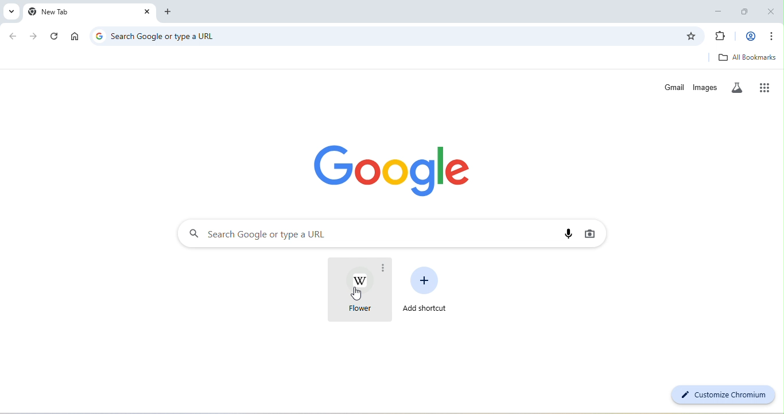 The height and width of the screenshot is (414, 784). Describe the element at coordinates (721, 395) in the screenshot. I see `customize chromium` at that location.